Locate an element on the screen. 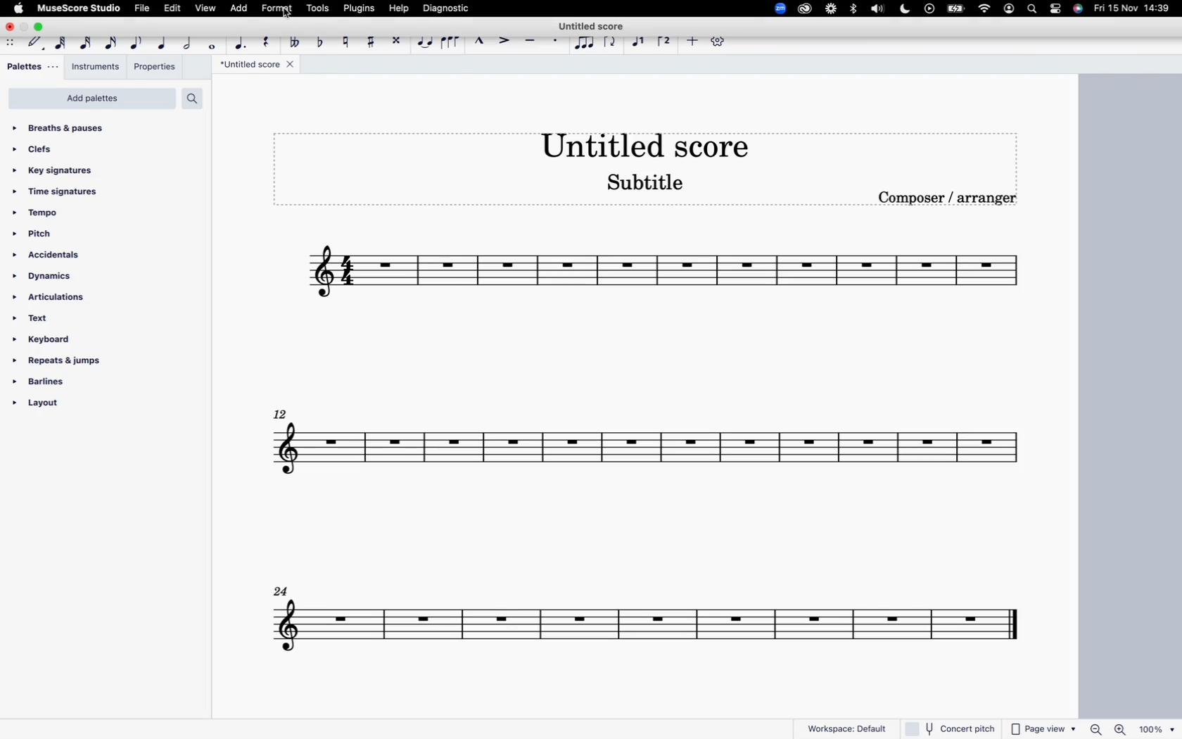  edit is located at coordinates (174, 10).